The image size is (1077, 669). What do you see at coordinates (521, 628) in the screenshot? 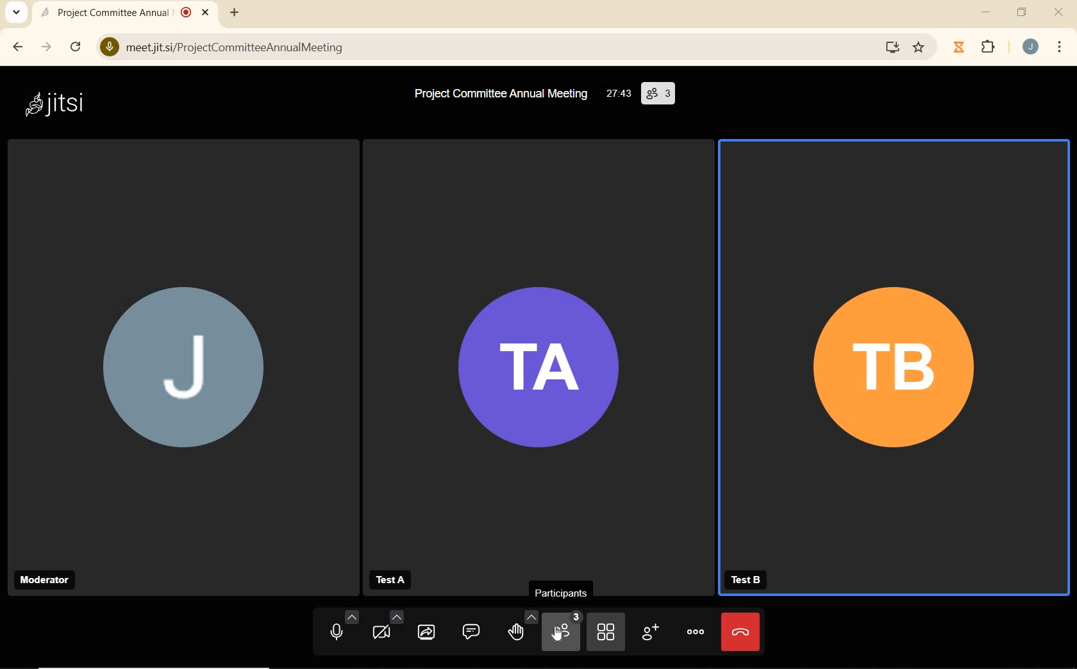
I see `RAISE YOUR HAND` at bounding box center [521, 628].